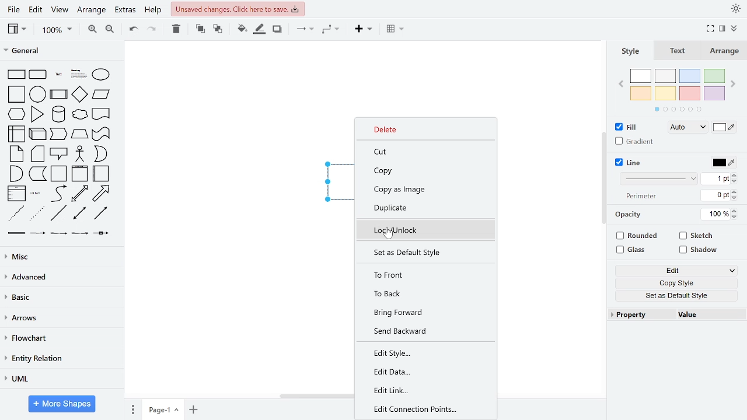  What do you see at coordinates (38, 93) in the screenshot?
I see `circle` at bounding box center [38, 93].